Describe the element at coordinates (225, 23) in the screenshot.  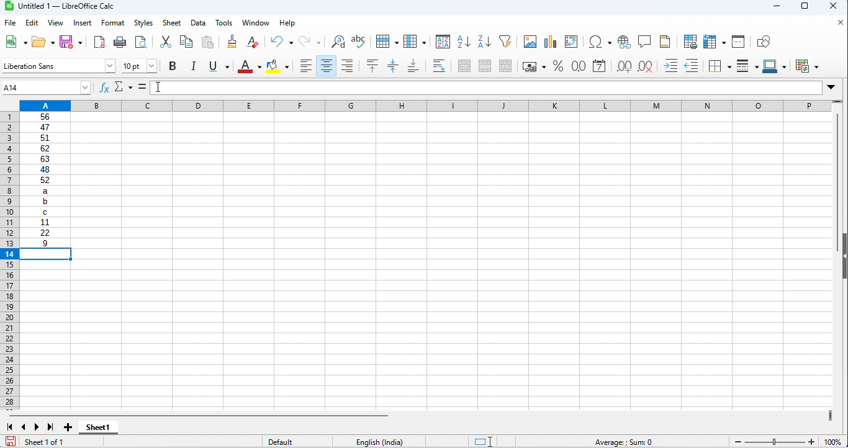
I see `tools` at that location.